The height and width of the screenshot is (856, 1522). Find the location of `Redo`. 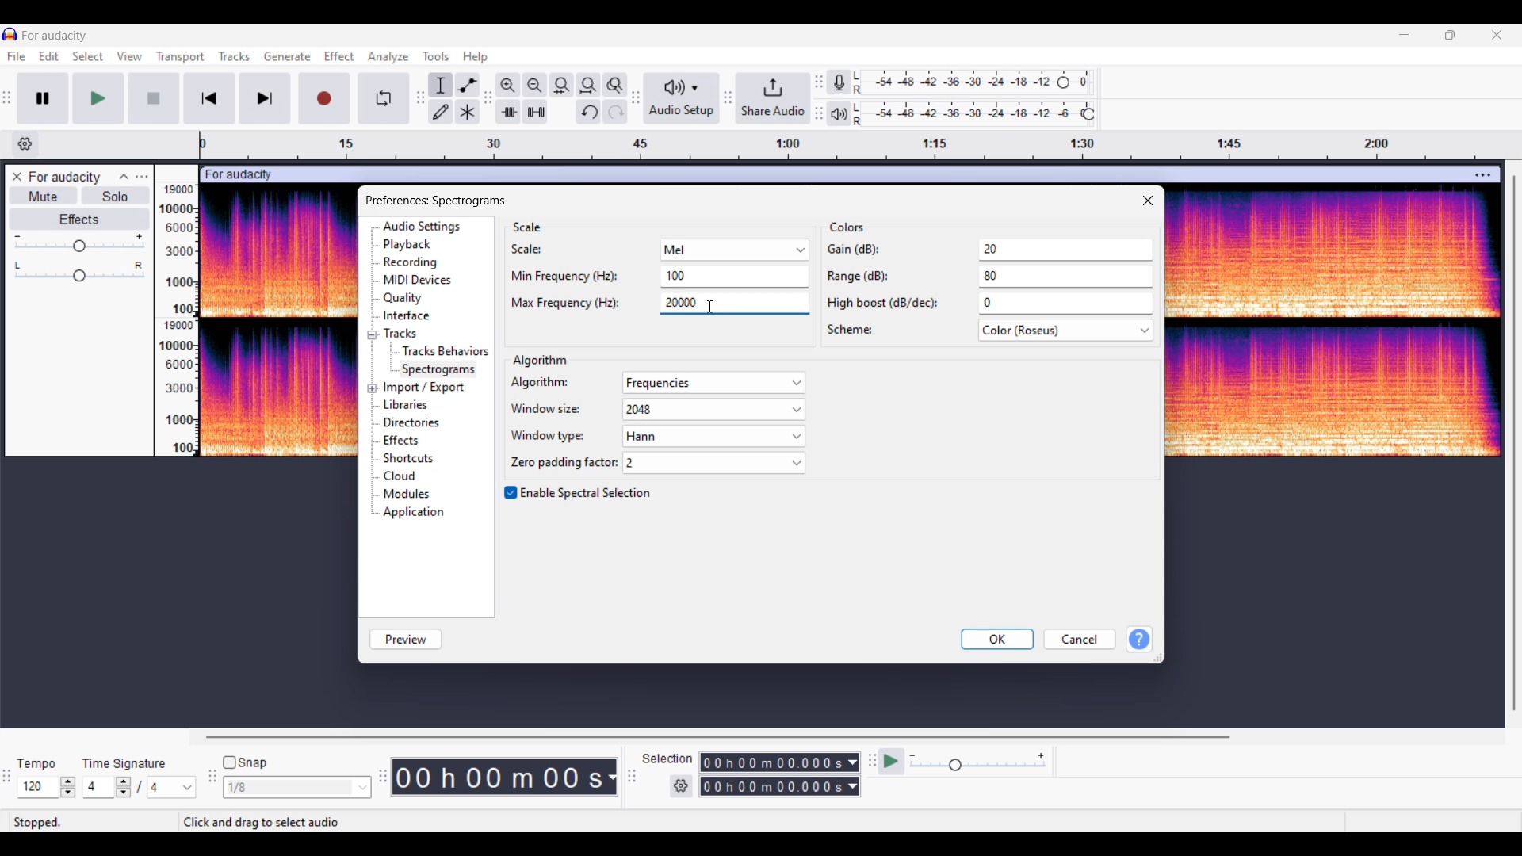

Redo is located at coordinates (615, 112).